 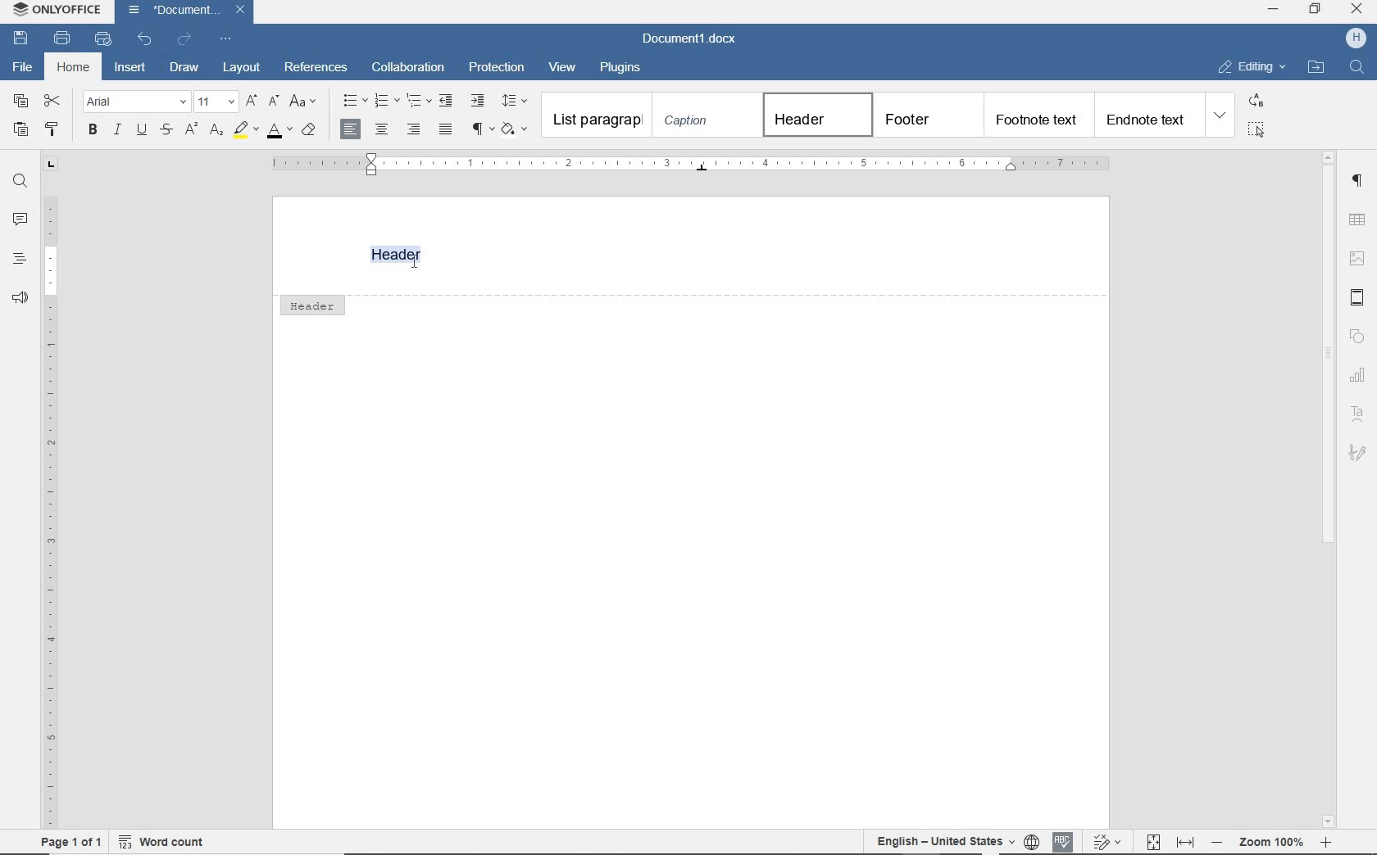 I want to click on customize quick access bar, so click(x=227, y=38).